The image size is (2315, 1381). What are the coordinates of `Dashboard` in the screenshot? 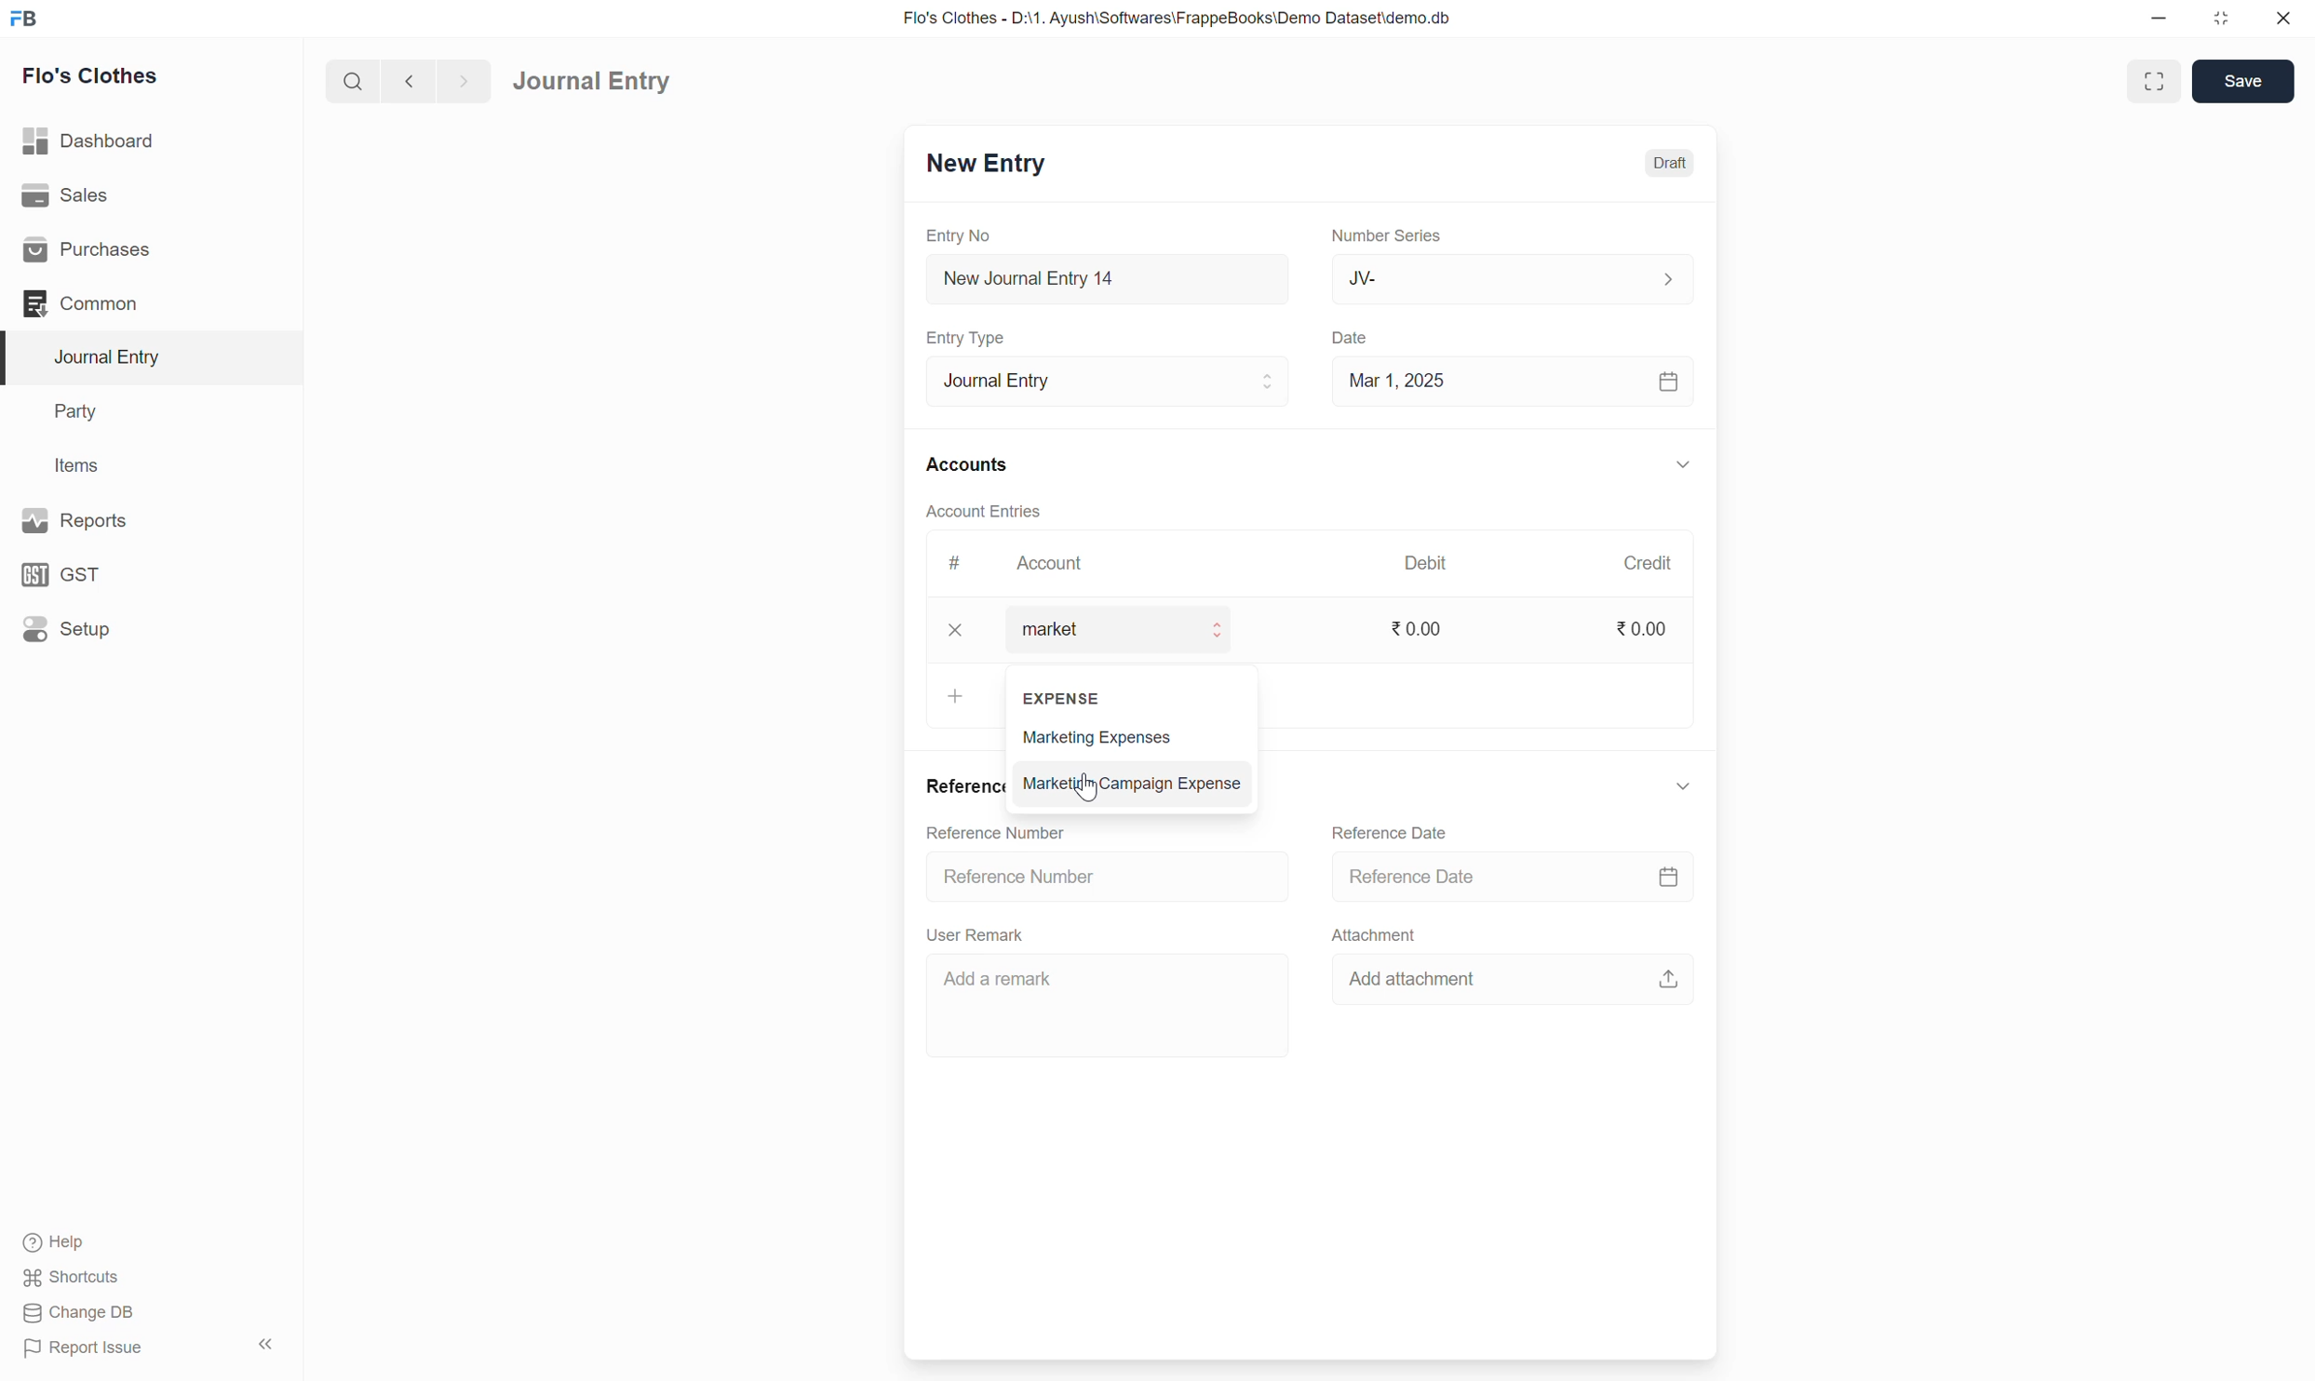 It's located at (90, 140).